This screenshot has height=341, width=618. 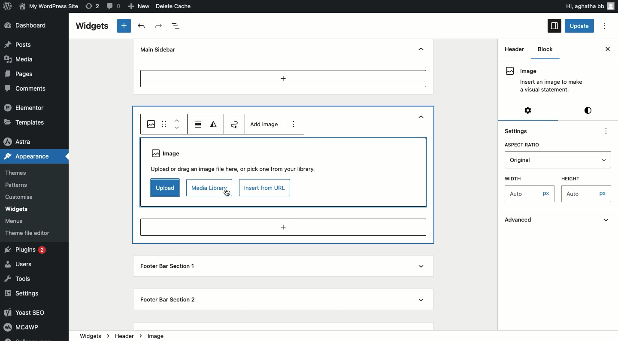 I want to click on Image, so click(x=151, y=124).